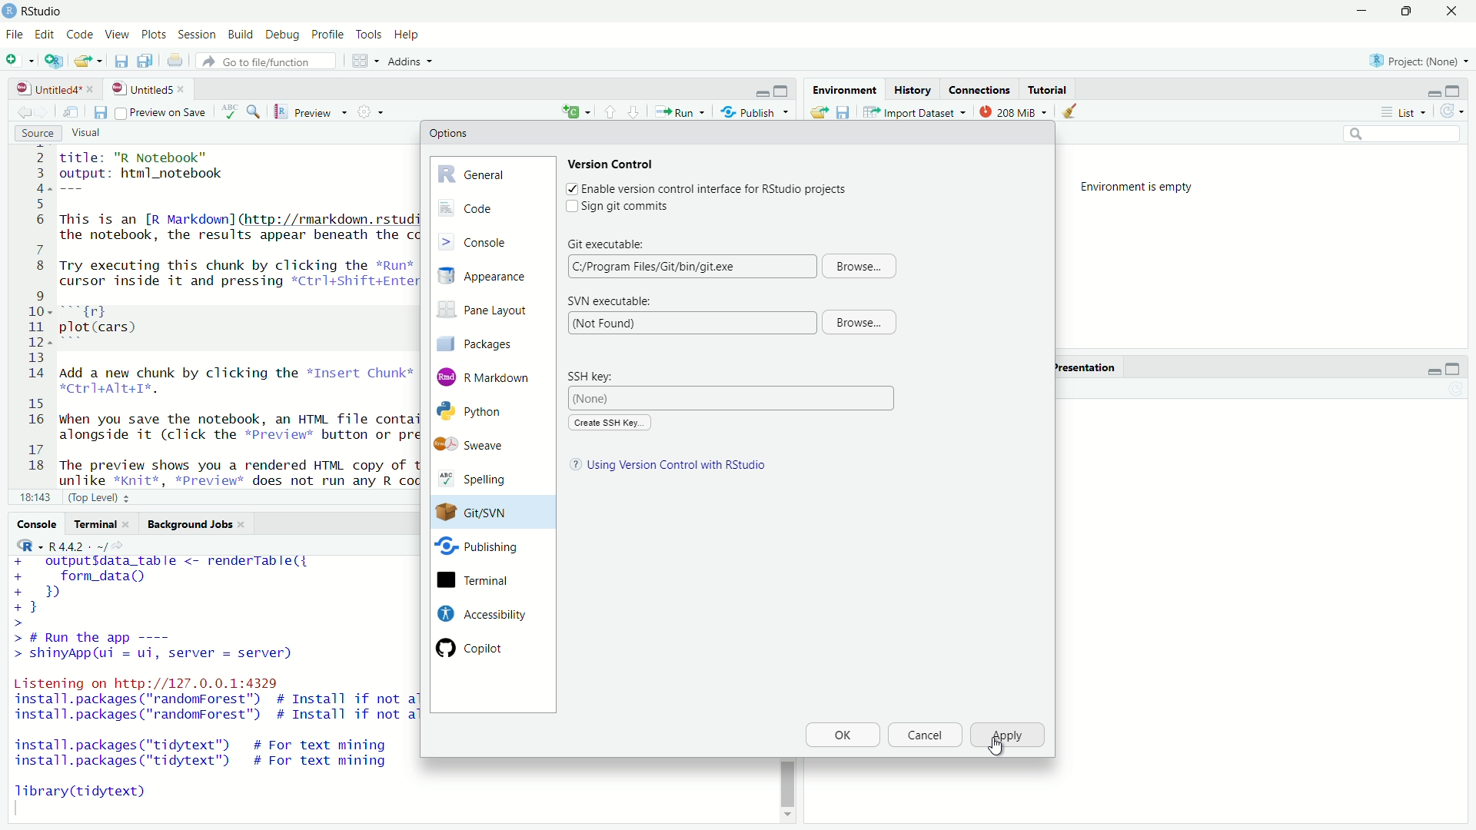 This screenshot has width=1476, height=830. Describe the element at coordinates (634, 111) in the screenshot. I see `up` at that location.